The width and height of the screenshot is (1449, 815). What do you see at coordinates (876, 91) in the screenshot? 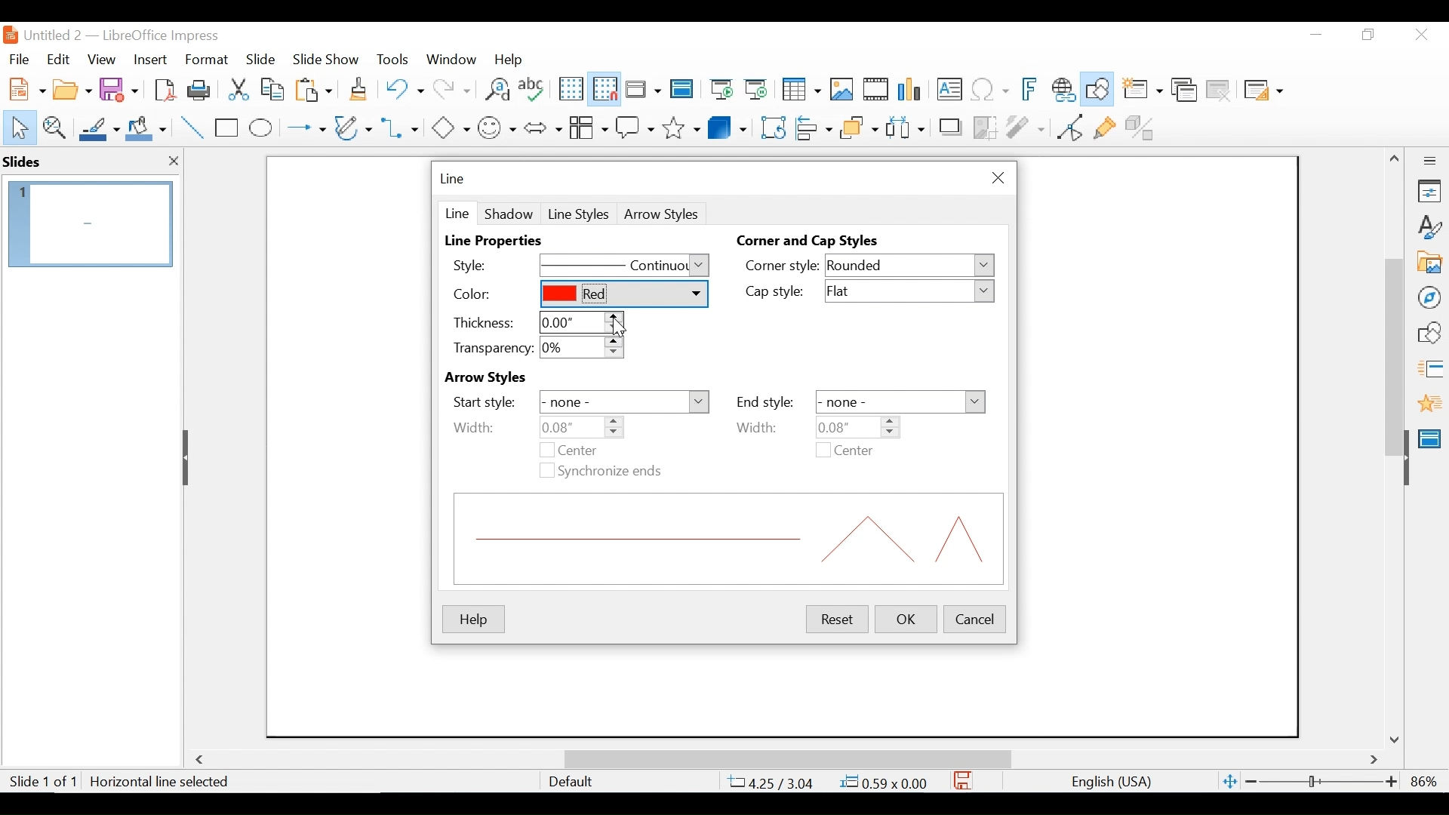
I see `Insert Audio or Video` at bounding box center [876, 91].